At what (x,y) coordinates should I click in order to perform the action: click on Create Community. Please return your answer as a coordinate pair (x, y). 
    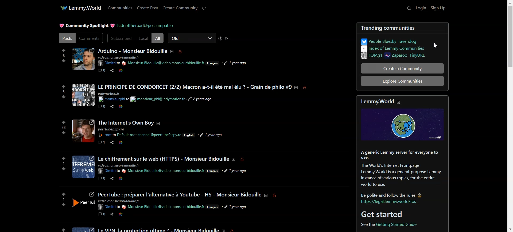
    Looking at the image, I should click on (180, 7).